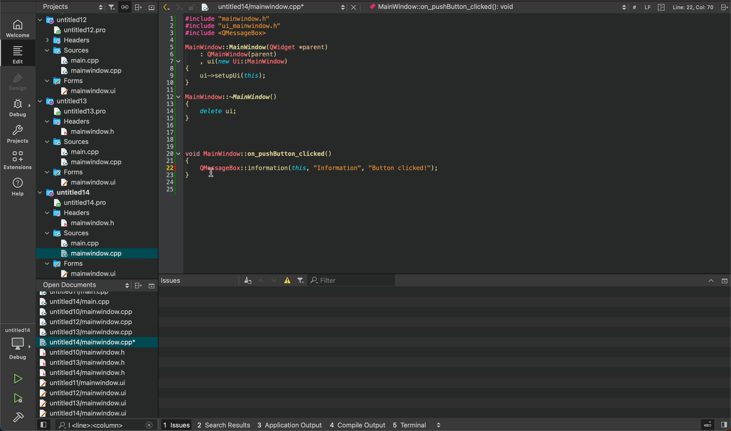  I want to click on headers, so click(73, 121).